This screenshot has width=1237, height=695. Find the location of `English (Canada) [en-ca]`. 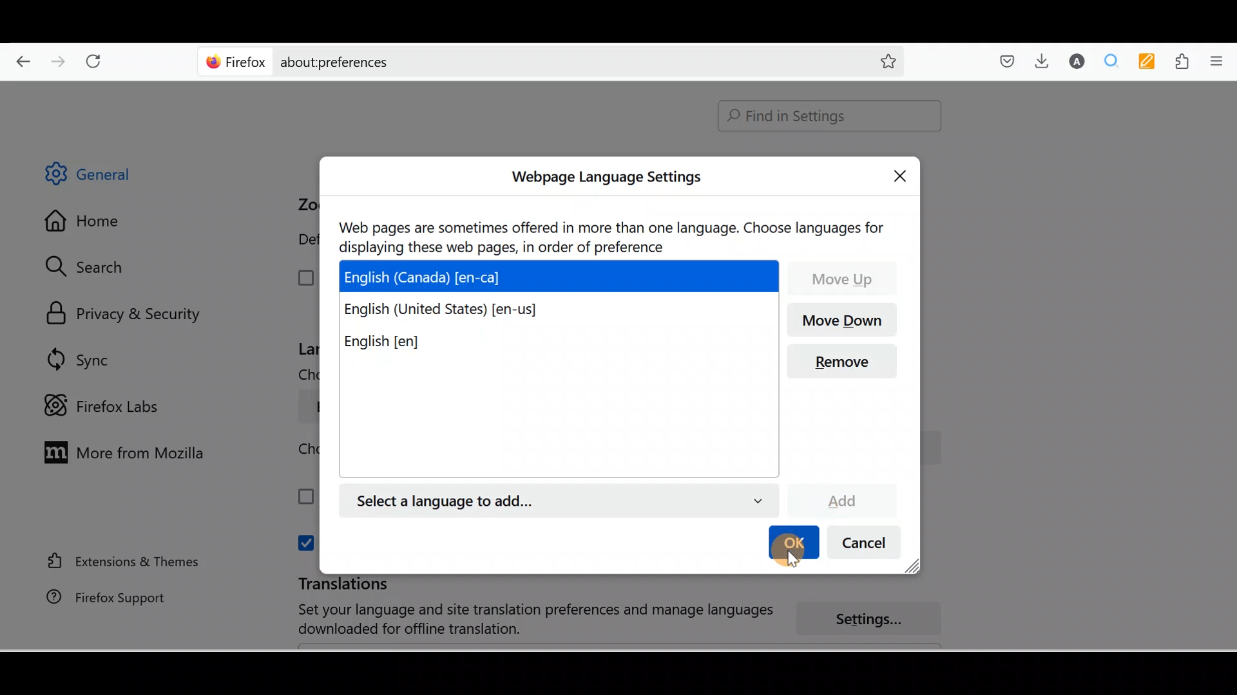

English (Canada) [en-ca] is located at coordinates (555, 280).